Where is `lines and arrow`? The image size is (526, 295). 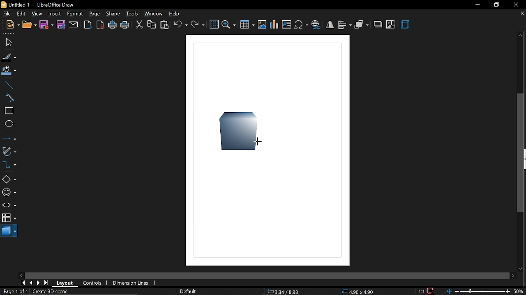 lines and arrow is located at coordinates (9, 138).